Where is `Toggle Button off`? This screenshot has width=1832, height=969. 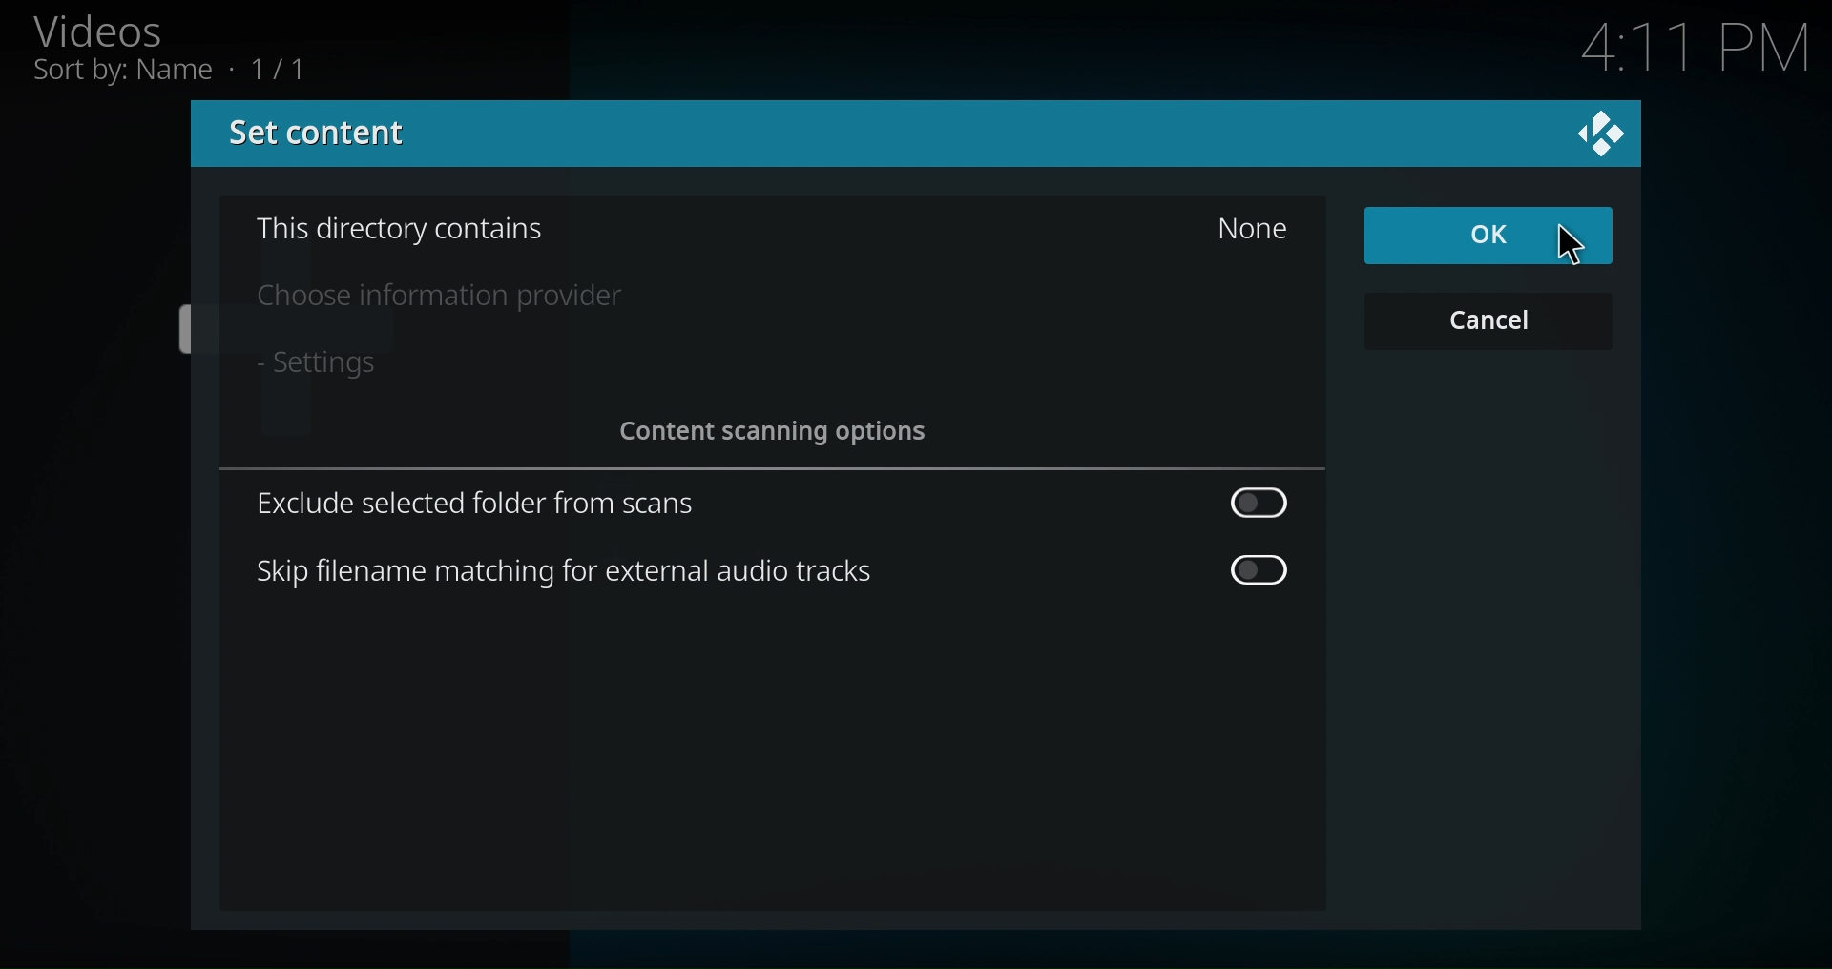 Toggle Button off is located at coordinates (1259, 569).